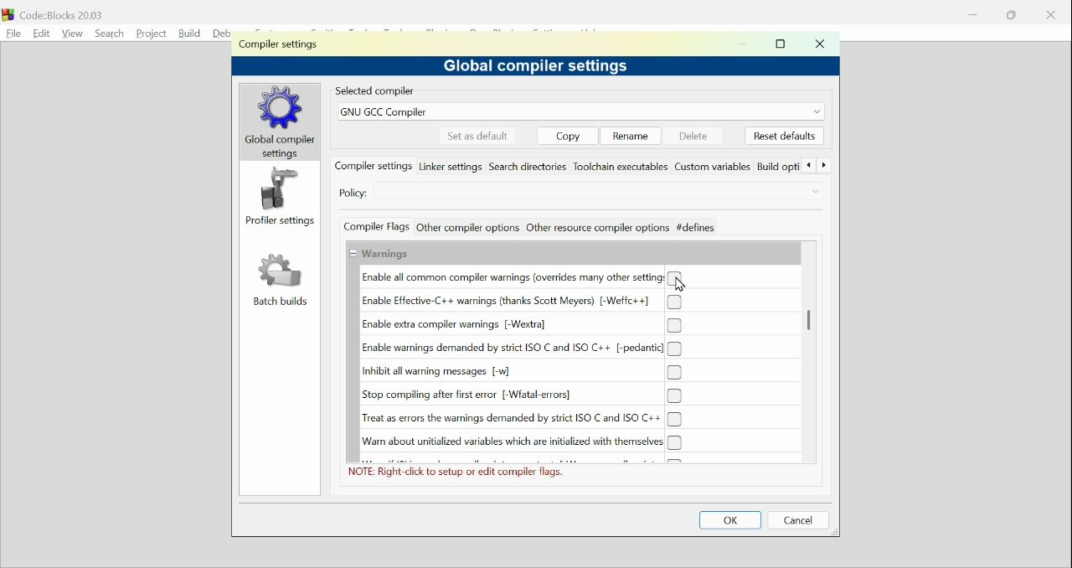 The image size is (1072, 568). I want to click on maximise, so click(783, 45).